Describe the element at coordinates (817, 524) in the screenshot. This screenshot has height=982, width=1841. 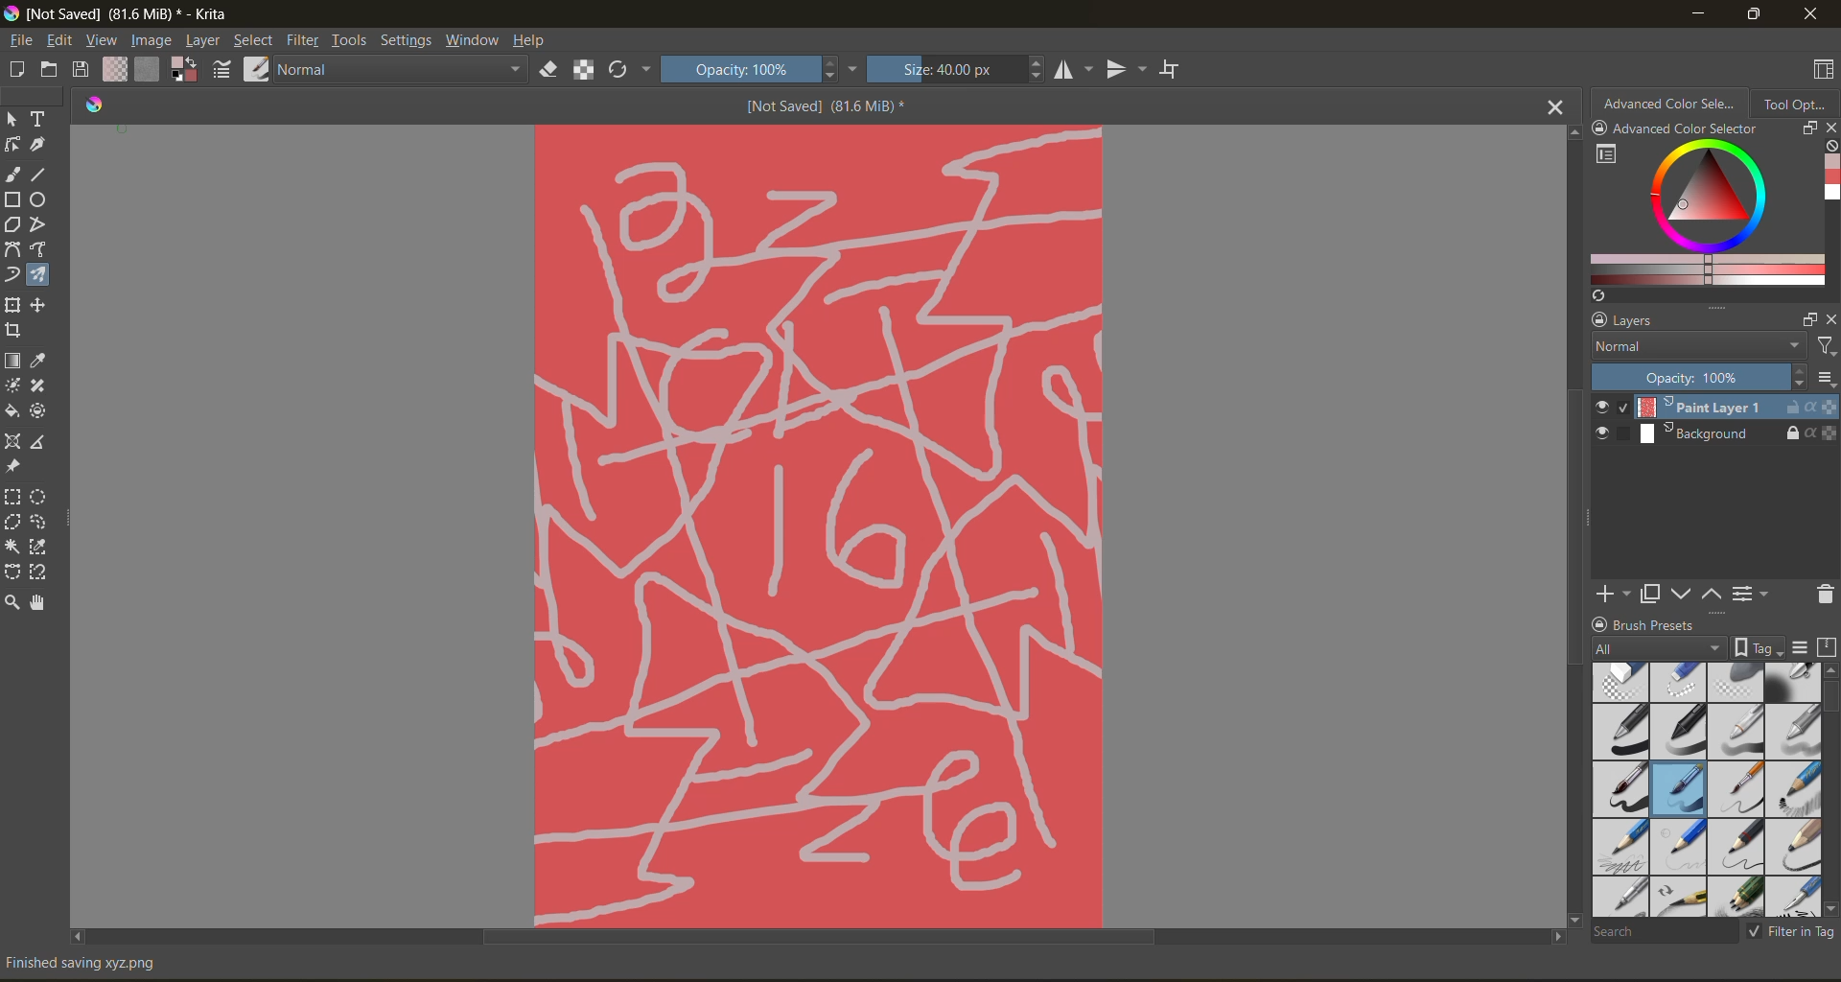
I see `Image` at that location.